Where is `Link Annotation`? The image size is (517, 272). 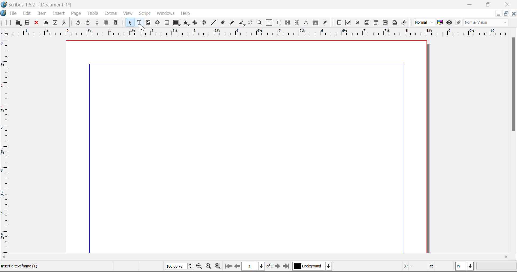 Link Annotation is located at coordinates (404, 23).